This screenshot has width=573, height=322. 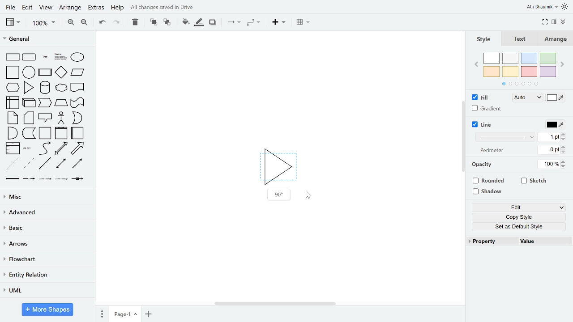 I want to click on view, so click(x=47, y=8).